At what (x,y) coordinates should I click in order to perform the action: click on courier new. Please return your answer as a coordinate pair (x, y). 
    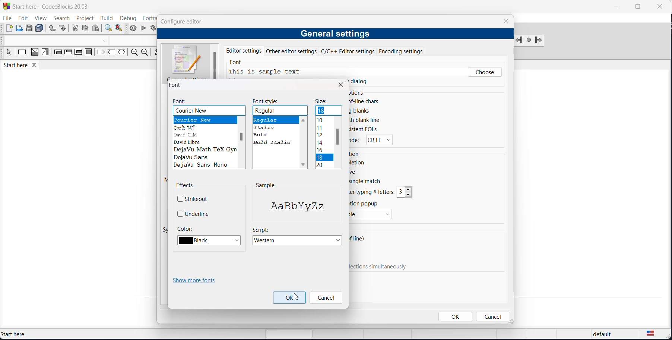
    Looking at the image, I should click on (209, 110).